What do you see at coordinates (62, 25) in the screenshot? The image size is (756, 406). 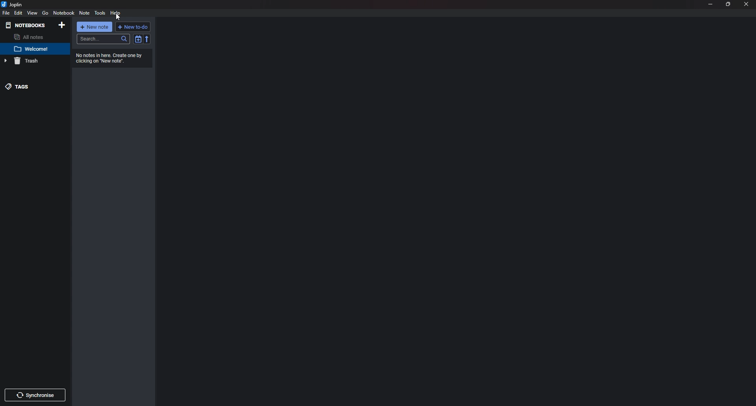 I see `Add notebooks` at bounding box center [62, 25].